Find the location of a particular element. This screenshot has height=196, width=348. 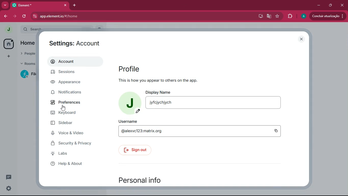

filecoin lotus implementation  is located at coordinates (29, 75).